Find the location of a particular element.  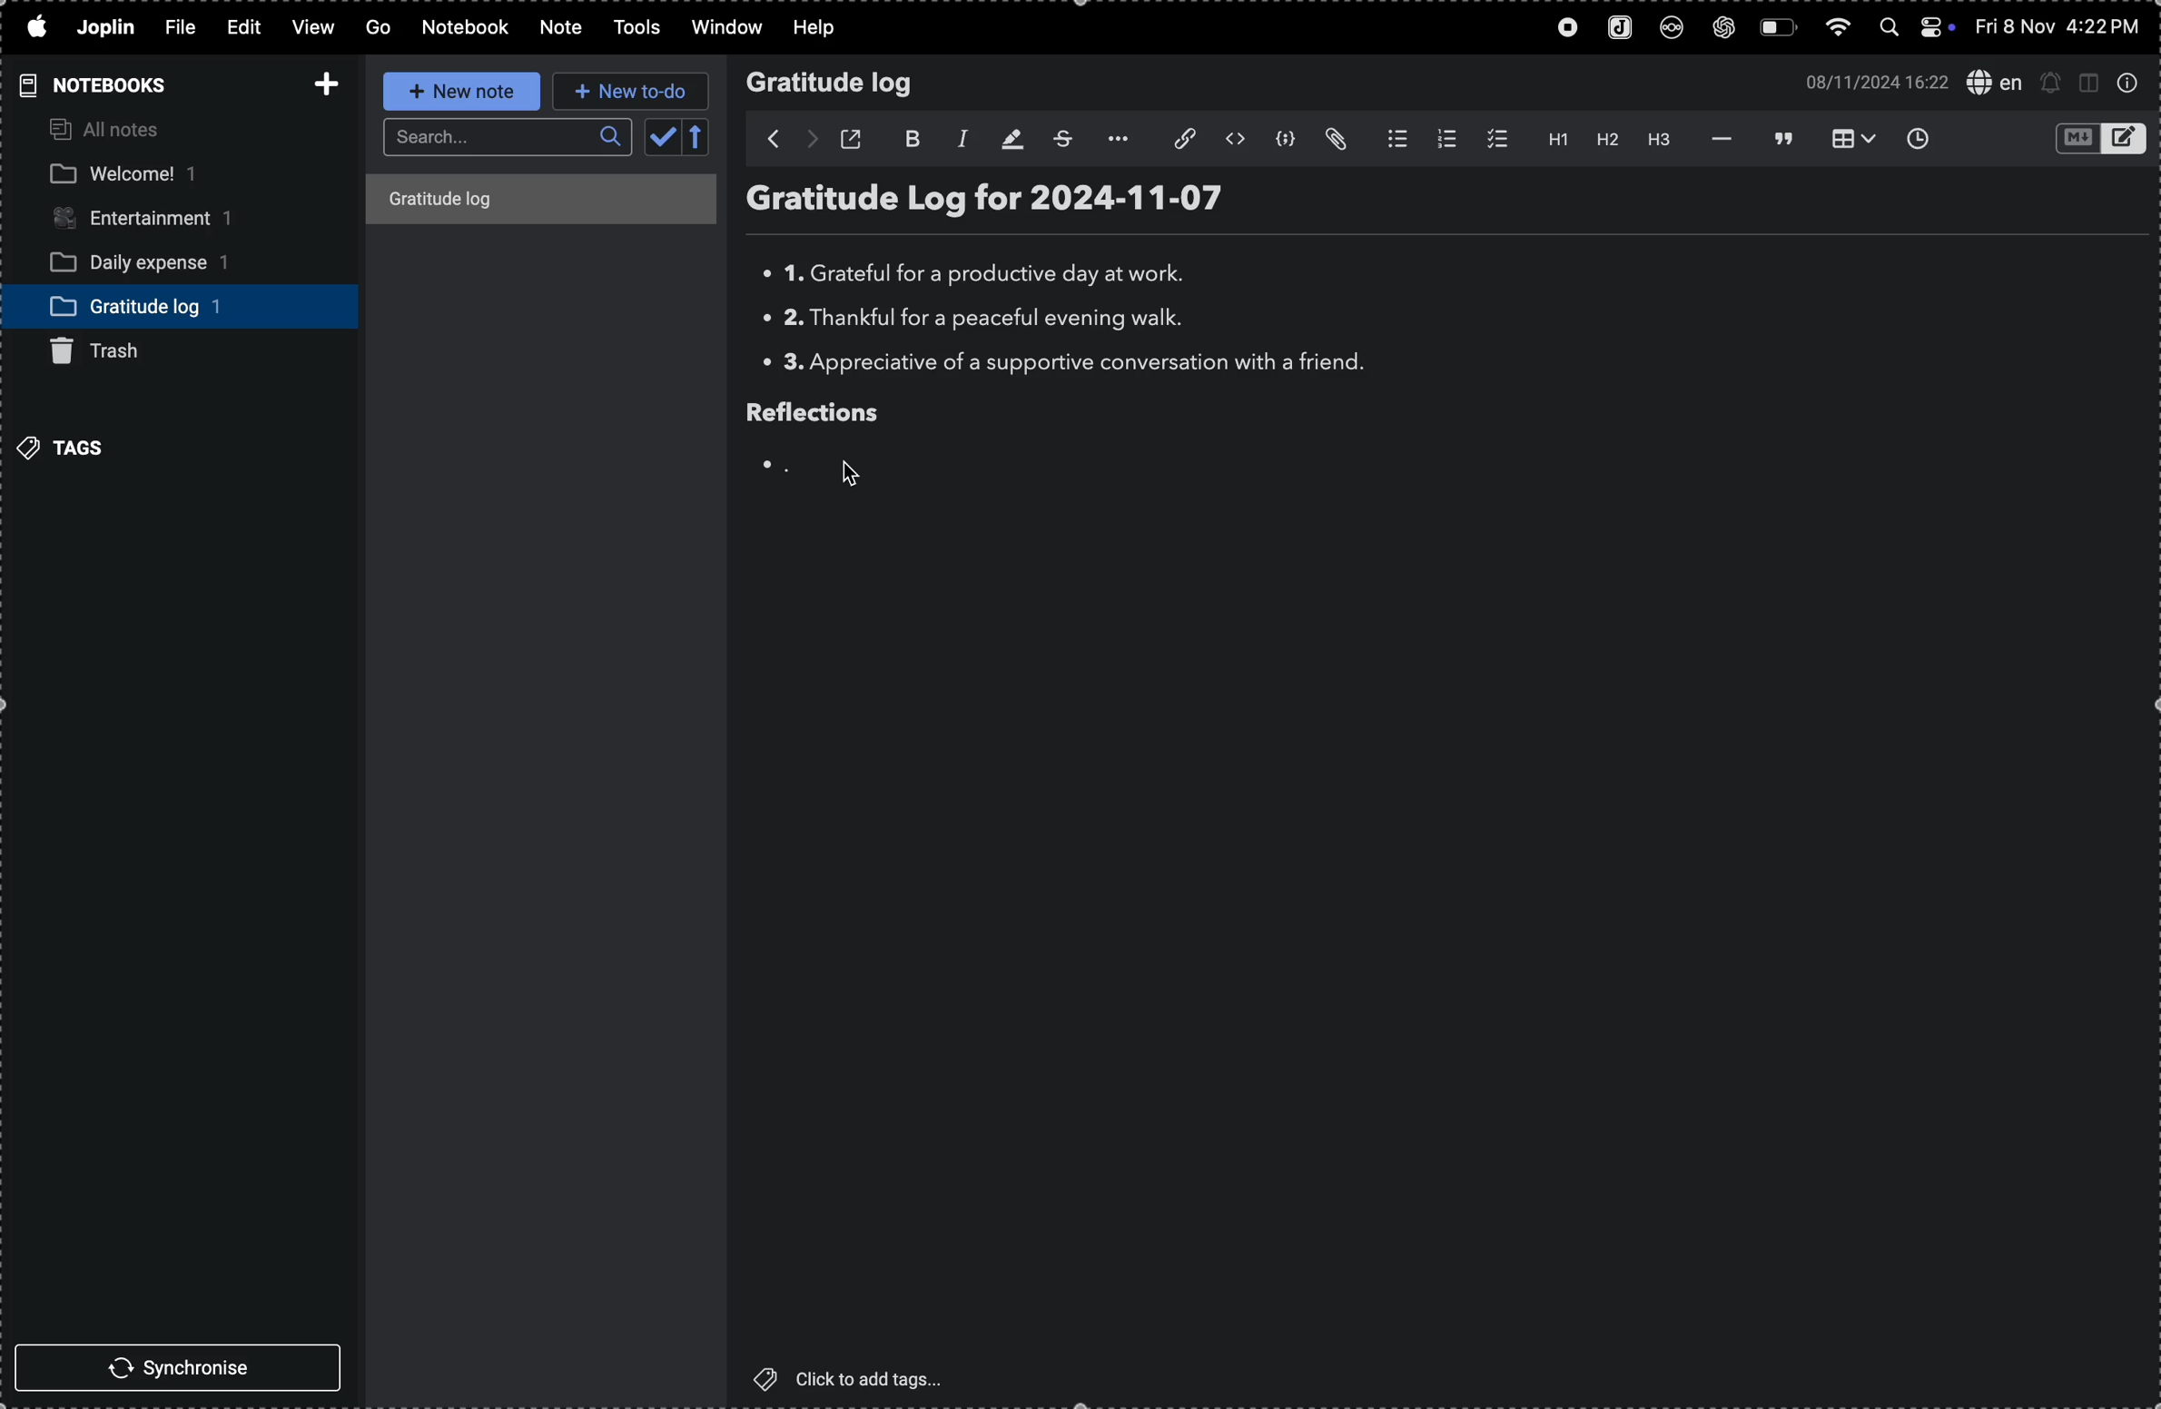

wifi is located at coordinates (1833, 28).